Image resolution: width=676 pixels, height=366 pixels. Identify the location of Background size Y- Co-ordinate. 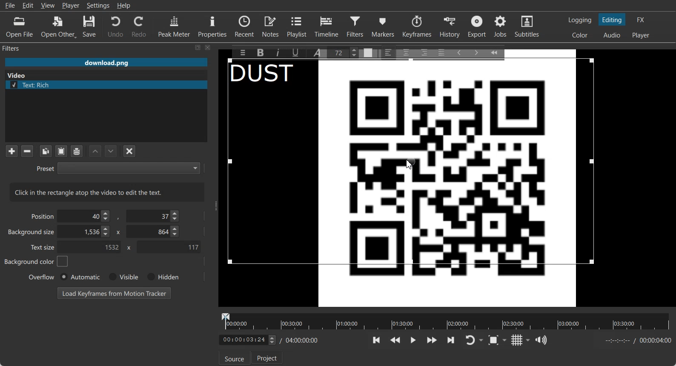
(154, 232).